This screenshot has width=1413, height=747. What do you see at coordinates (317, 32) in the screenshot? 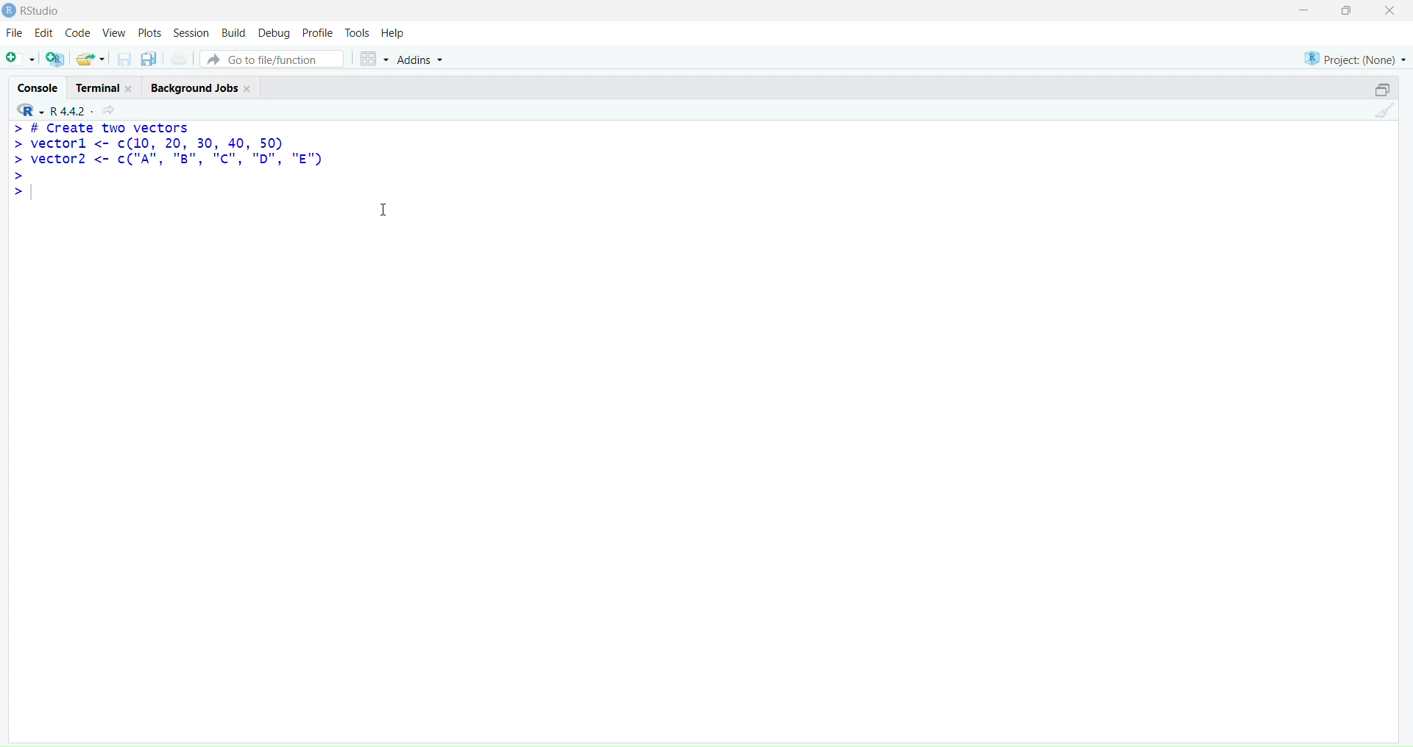
I see `Profile` at bounding box center [317, 32].